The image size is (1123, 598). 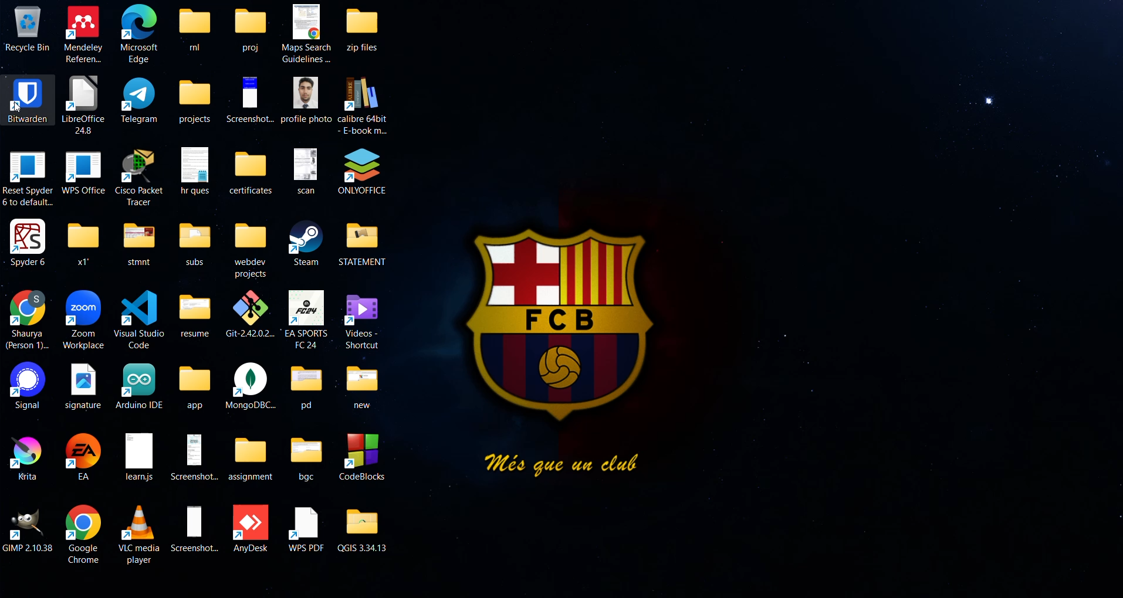 I want to click on zip files, so click(x=368, y=28).